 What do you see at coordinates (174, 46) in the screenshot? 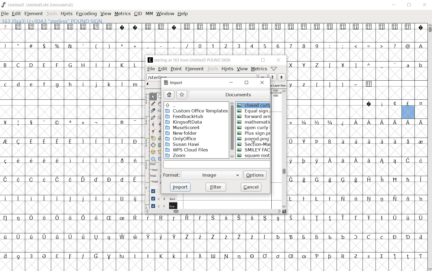
I see `.` at bounding box center [174, 46].